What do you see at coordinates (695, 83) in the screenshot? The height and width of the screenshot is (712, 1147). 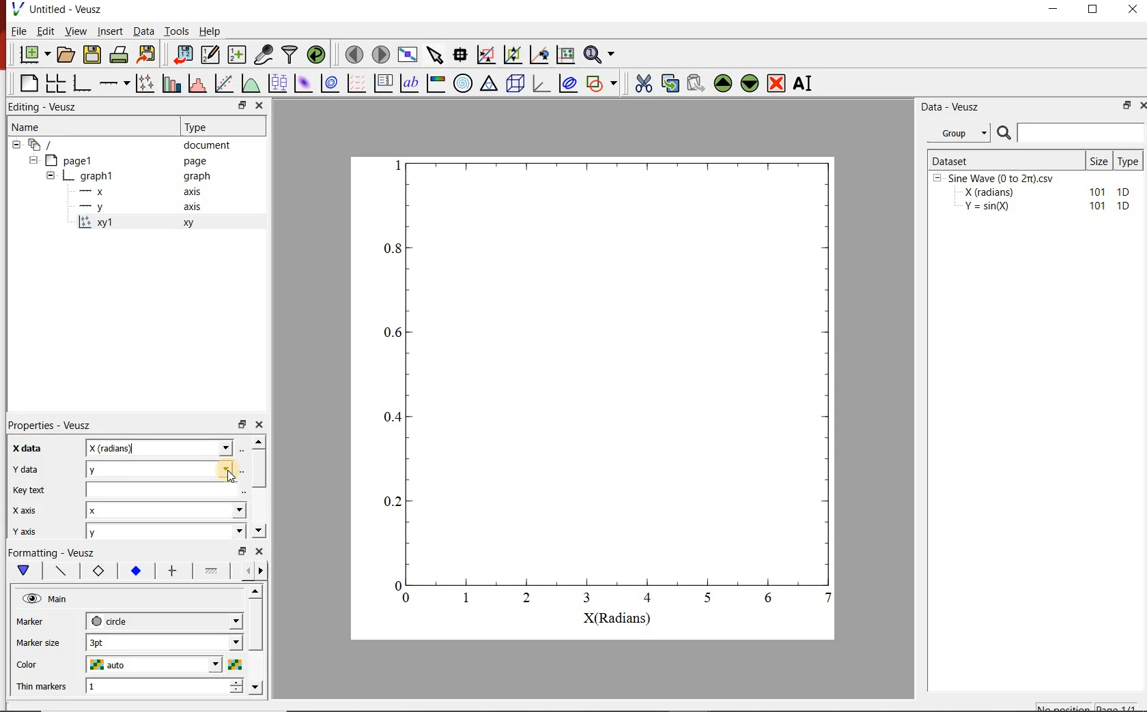 I see `paste` at bounding box center [695, 83].